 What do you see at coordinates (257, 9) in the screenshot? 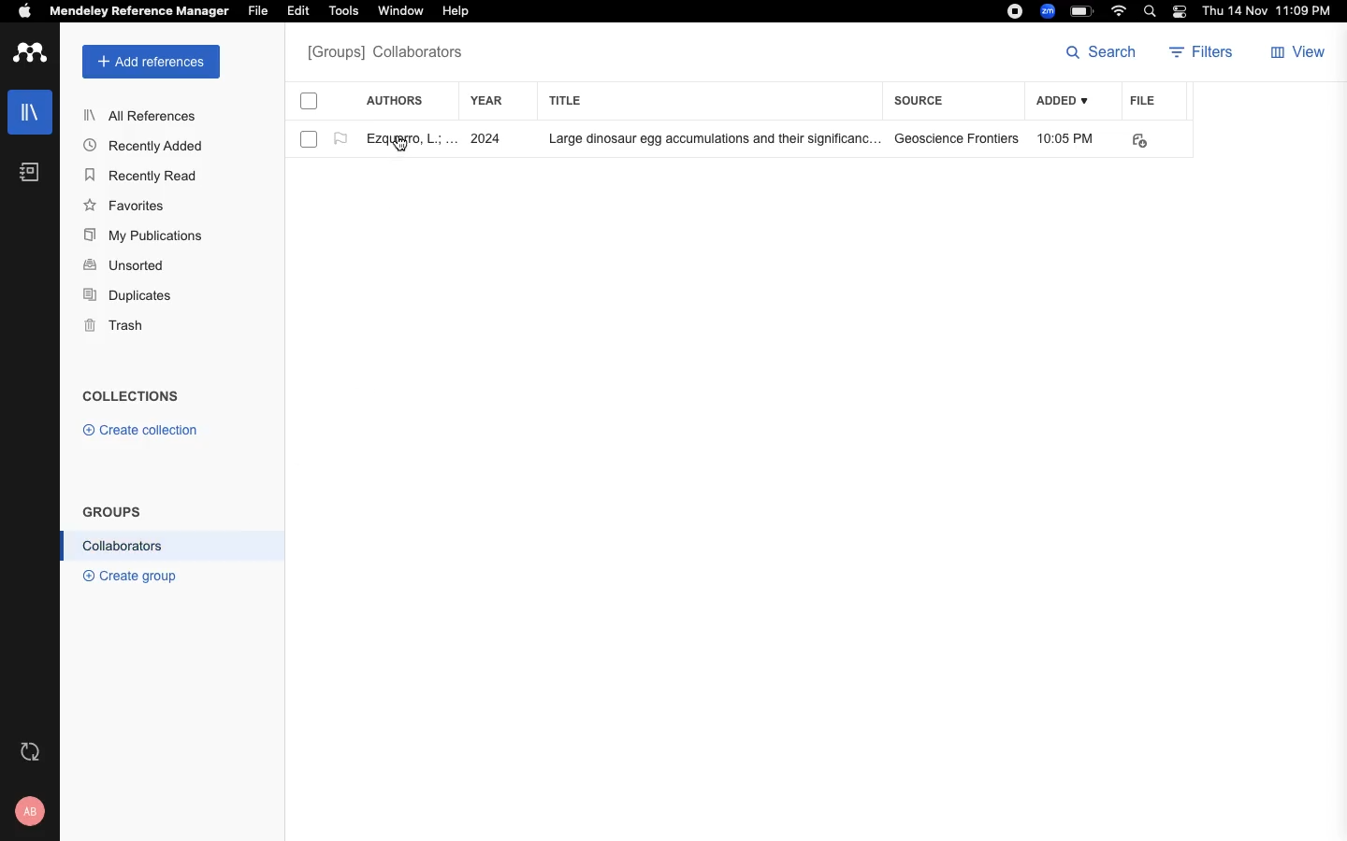
I see `File` at bounding box center [257, 9].